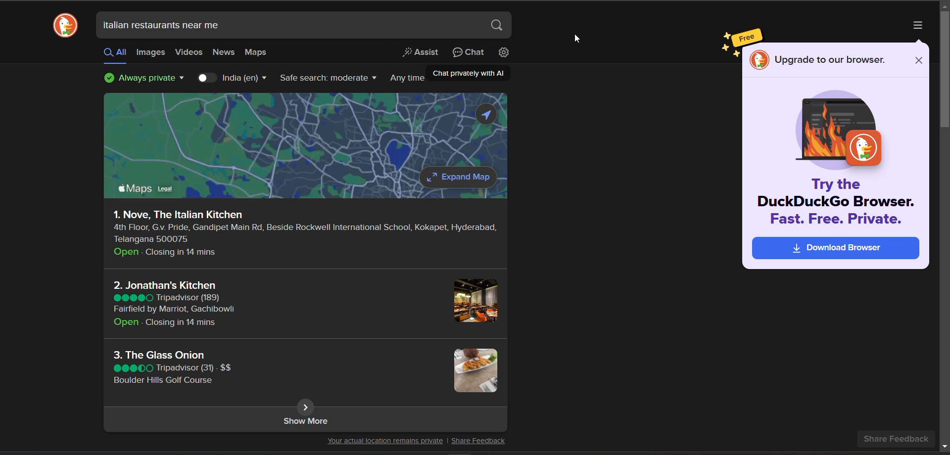 The image size is (950, 455). Describe the element at coordinates (329, 78) in the screenshot. I see `safe search filter` at that location.